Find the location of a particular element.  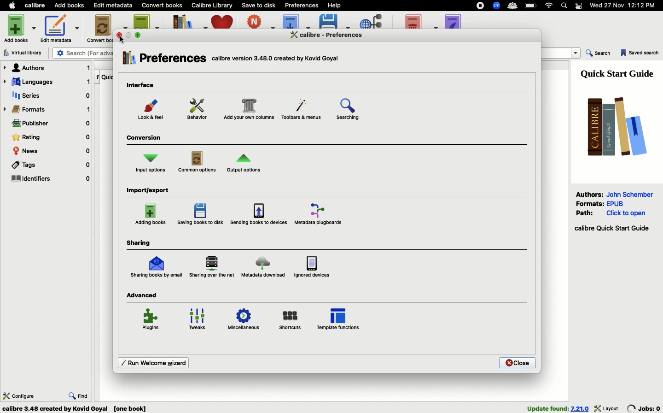

Preferences is located at coordinates (329, 35).